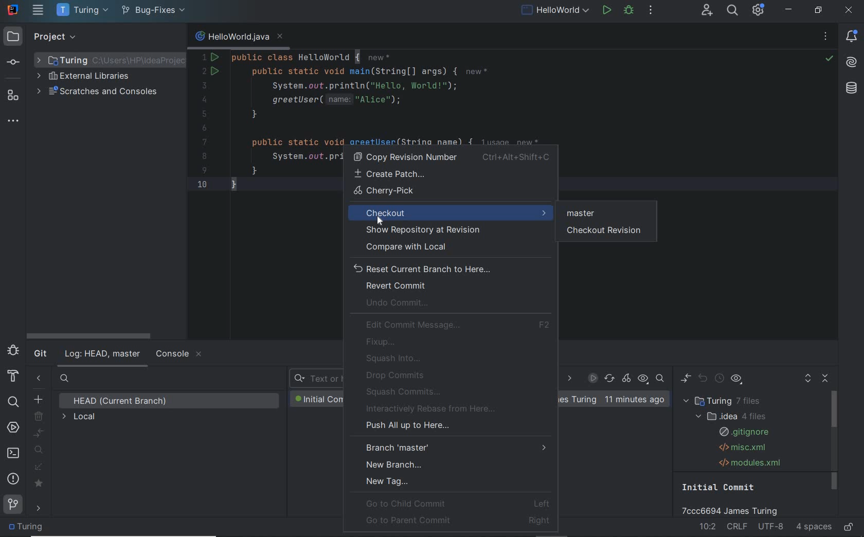  I want to click on recent files, tab options, so click(826, 38).